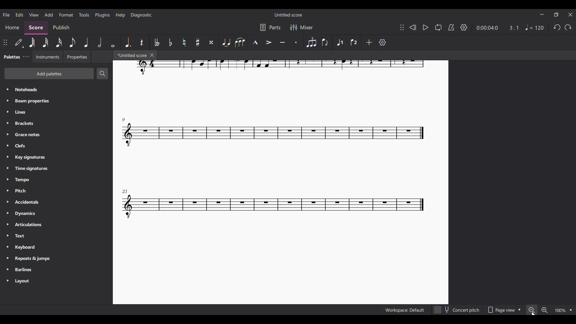 The width and height of the screenshot is (576, 324). Describe the element at coordinates (184, 42) in the screenshot. I see `Toggle nnatural` at that location.